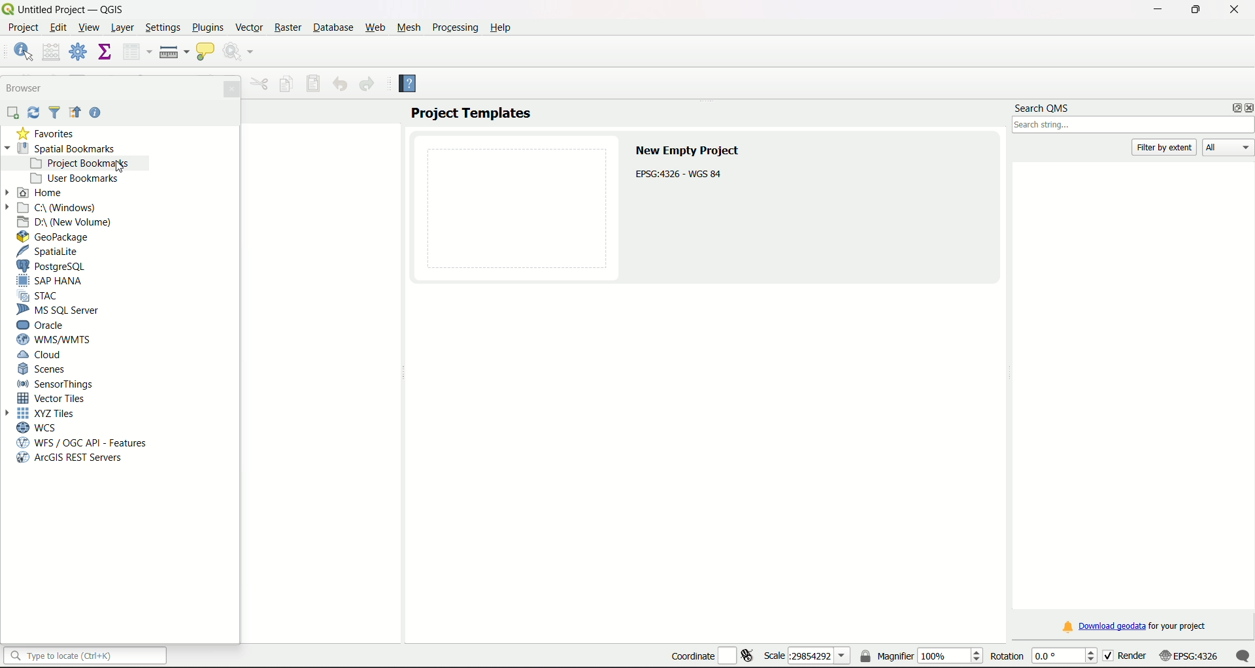 Image resolution: width=1255 pixels, height=668 pixels. I want to click on Sync, so click(34, 112).